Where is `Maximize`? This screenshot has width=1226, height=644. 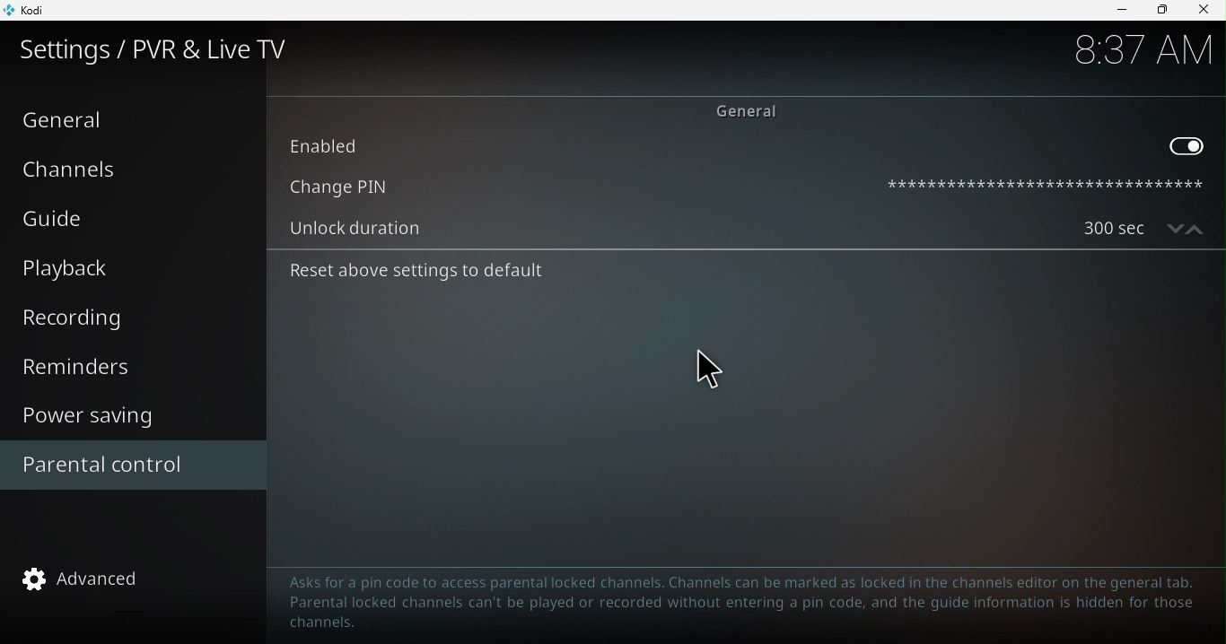
Maximize is located at coordinates (1161, 10).